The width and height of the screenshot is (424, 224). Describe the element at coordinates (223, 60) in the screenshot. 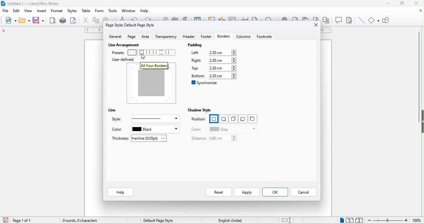

I see `2.20 cm` at that location.